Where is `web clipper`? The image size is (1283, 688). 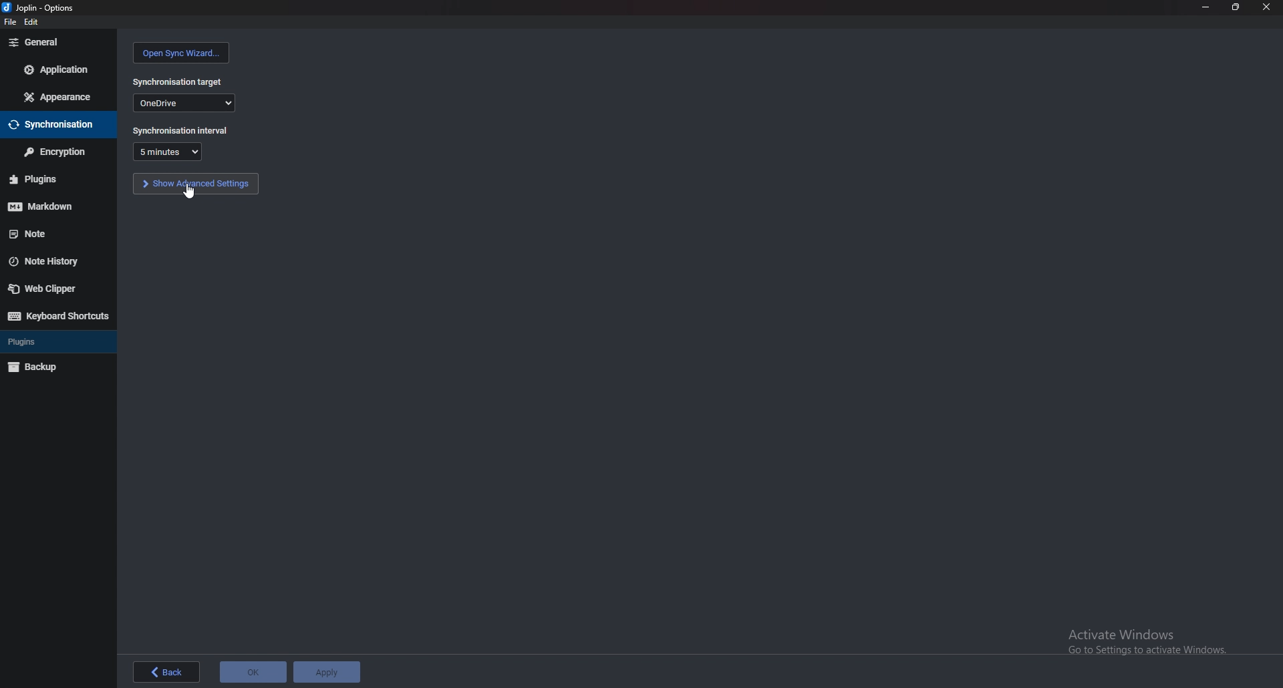
web clipper is located at coordinates (53, 290).